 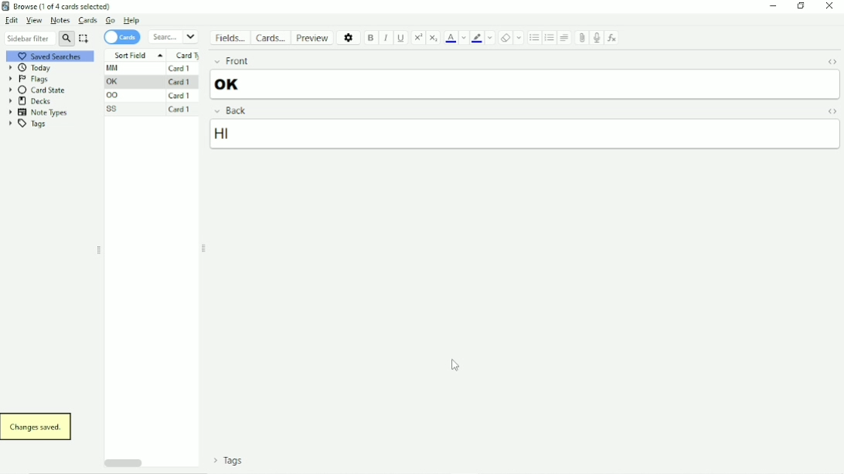 What do you see at coordinates (32, 124) in the screenshot?
I see `Tags` at bounding box center [32, 124].